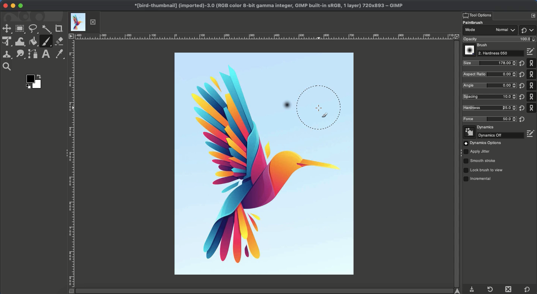  What do you see at coordinates (477, 15) in the screenshot?
I see `Tool options` at bounding box center [477, 15].